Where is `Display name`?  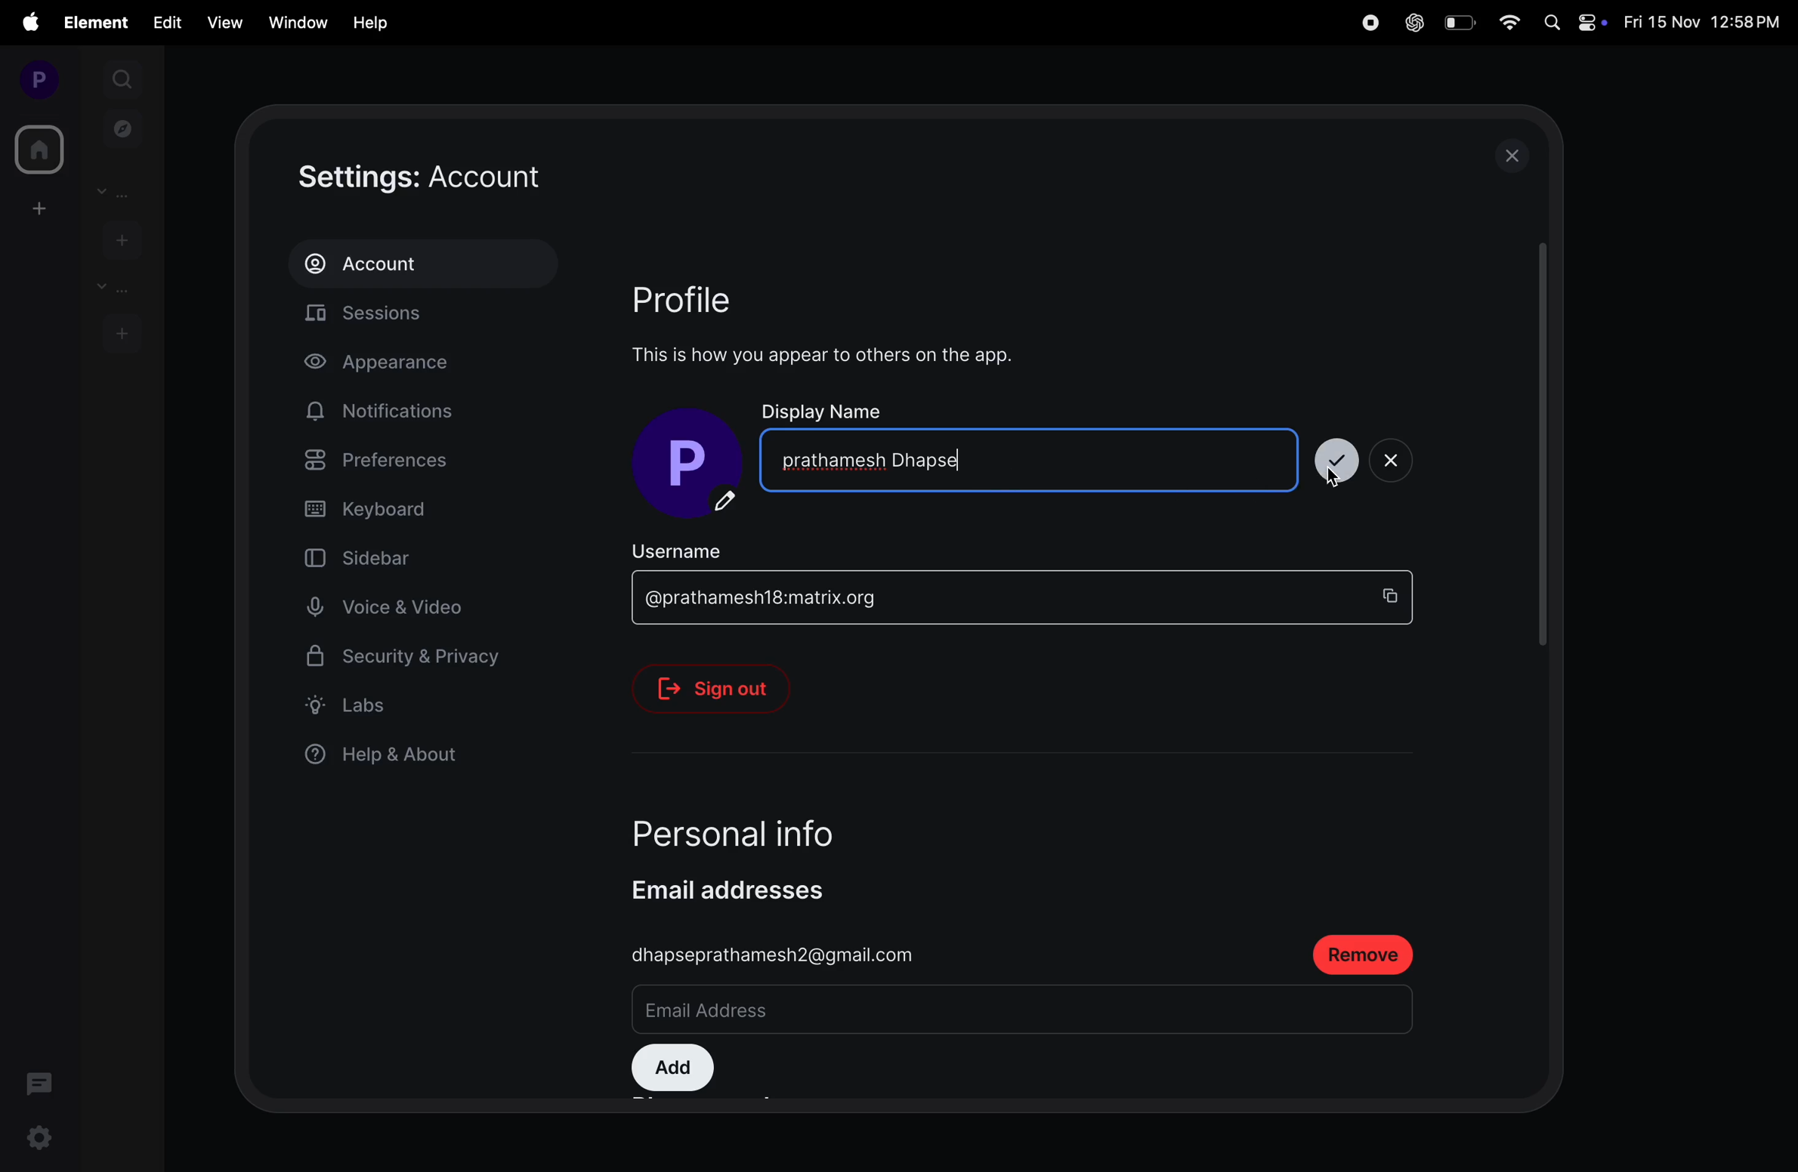
Display name is located at coordinates (825, 409).